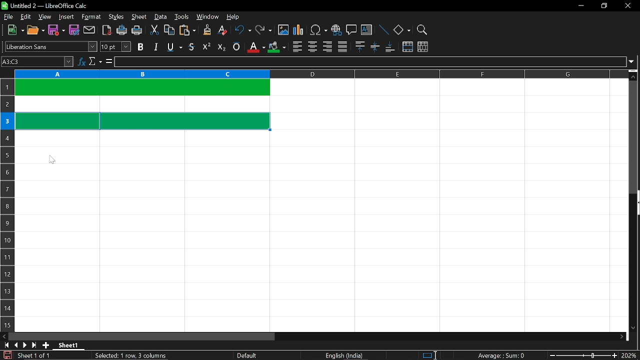 The height and width of the screenshot is (360, 640). I want to click on align top, so click(359, 47).